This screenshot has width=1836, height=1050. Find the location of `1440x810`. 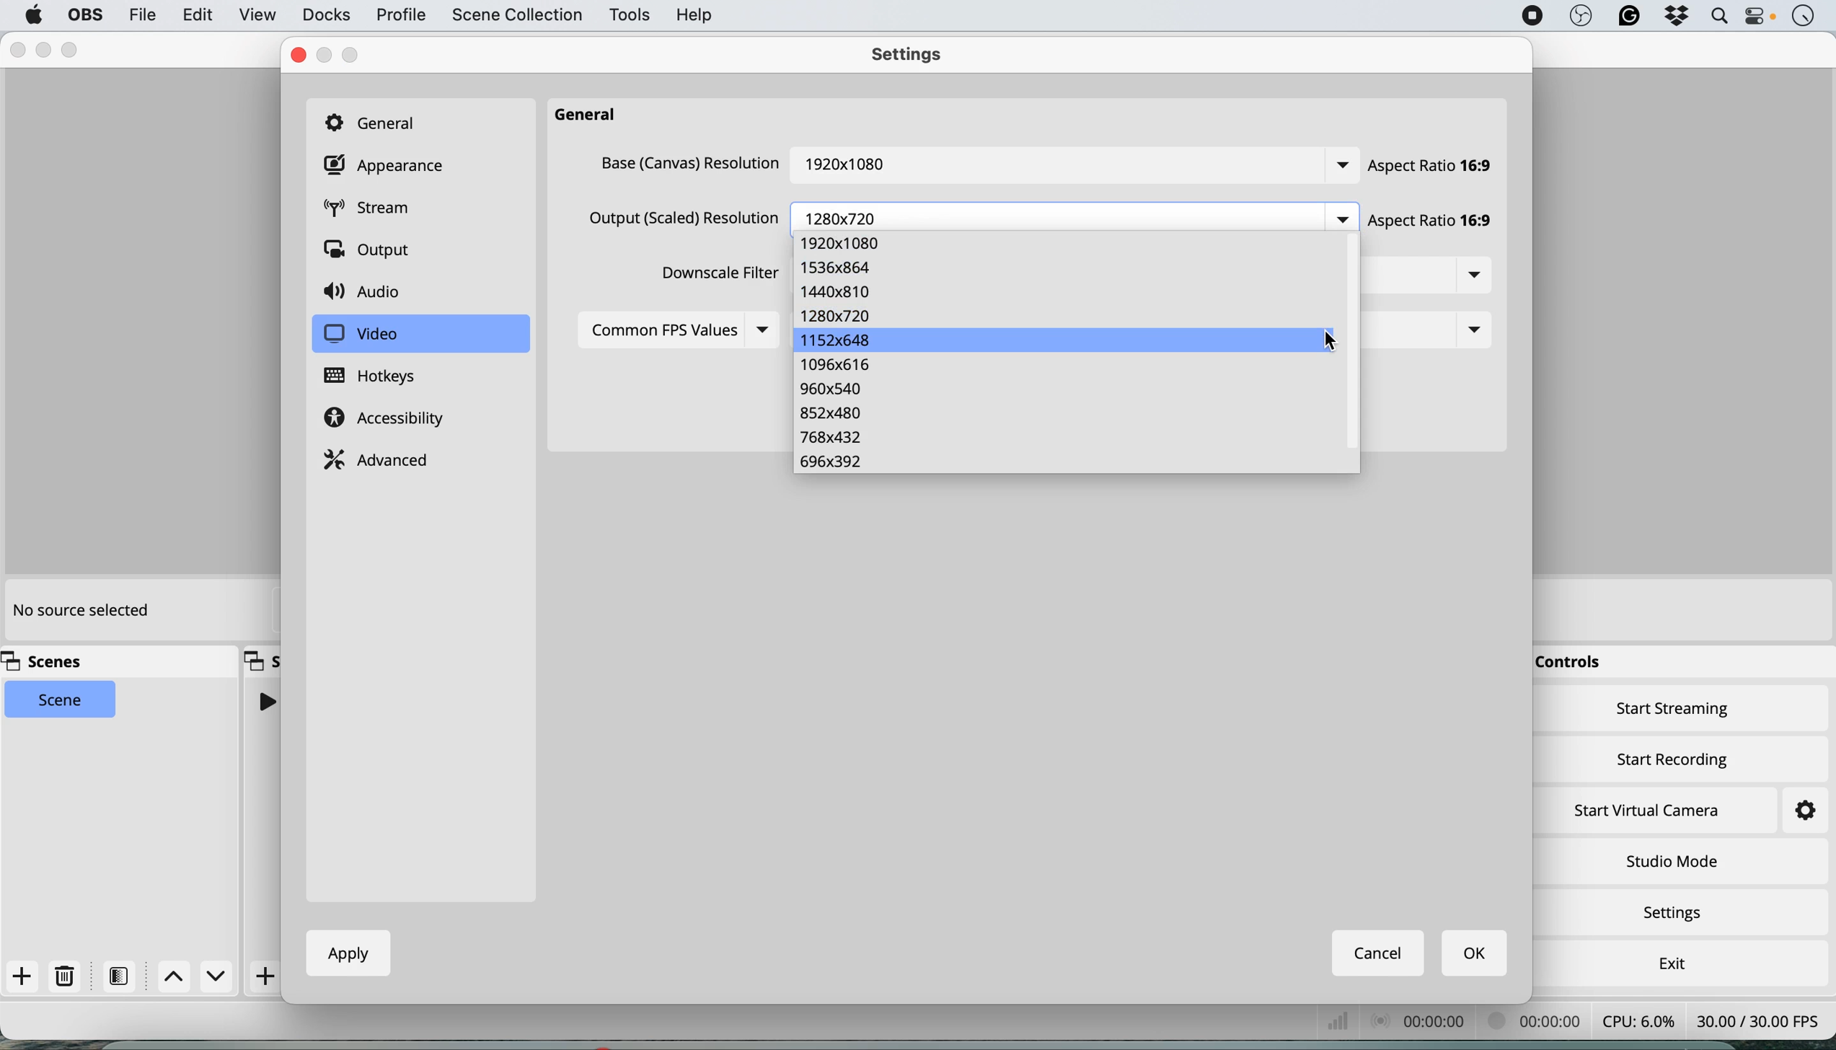

1440x810 is located at coordinates (839, 290).